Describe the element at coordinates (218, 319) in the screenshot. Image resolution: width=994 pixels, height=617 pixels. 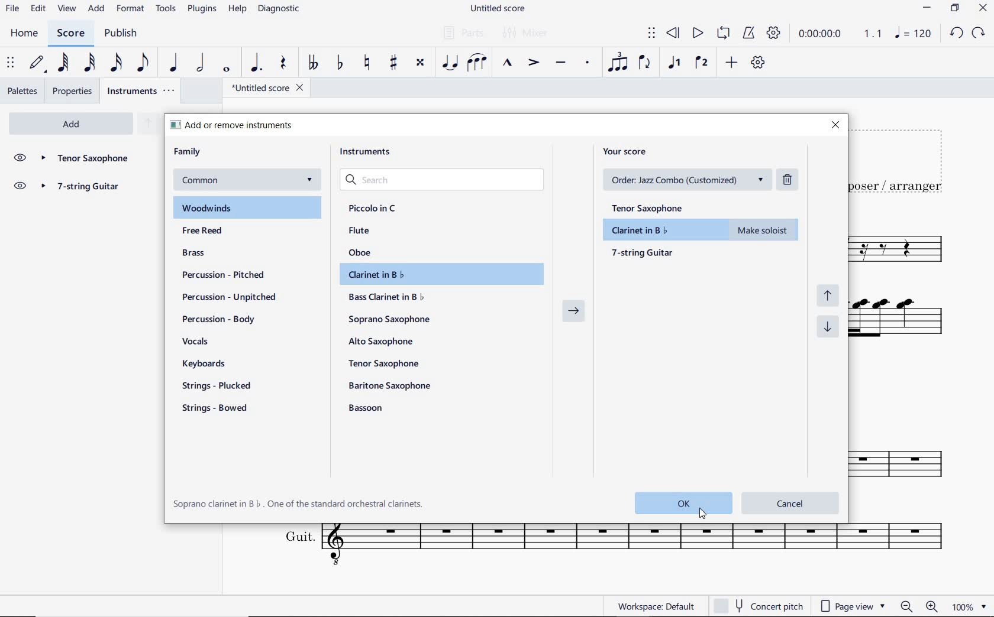
I see `percussion - body` at that location.